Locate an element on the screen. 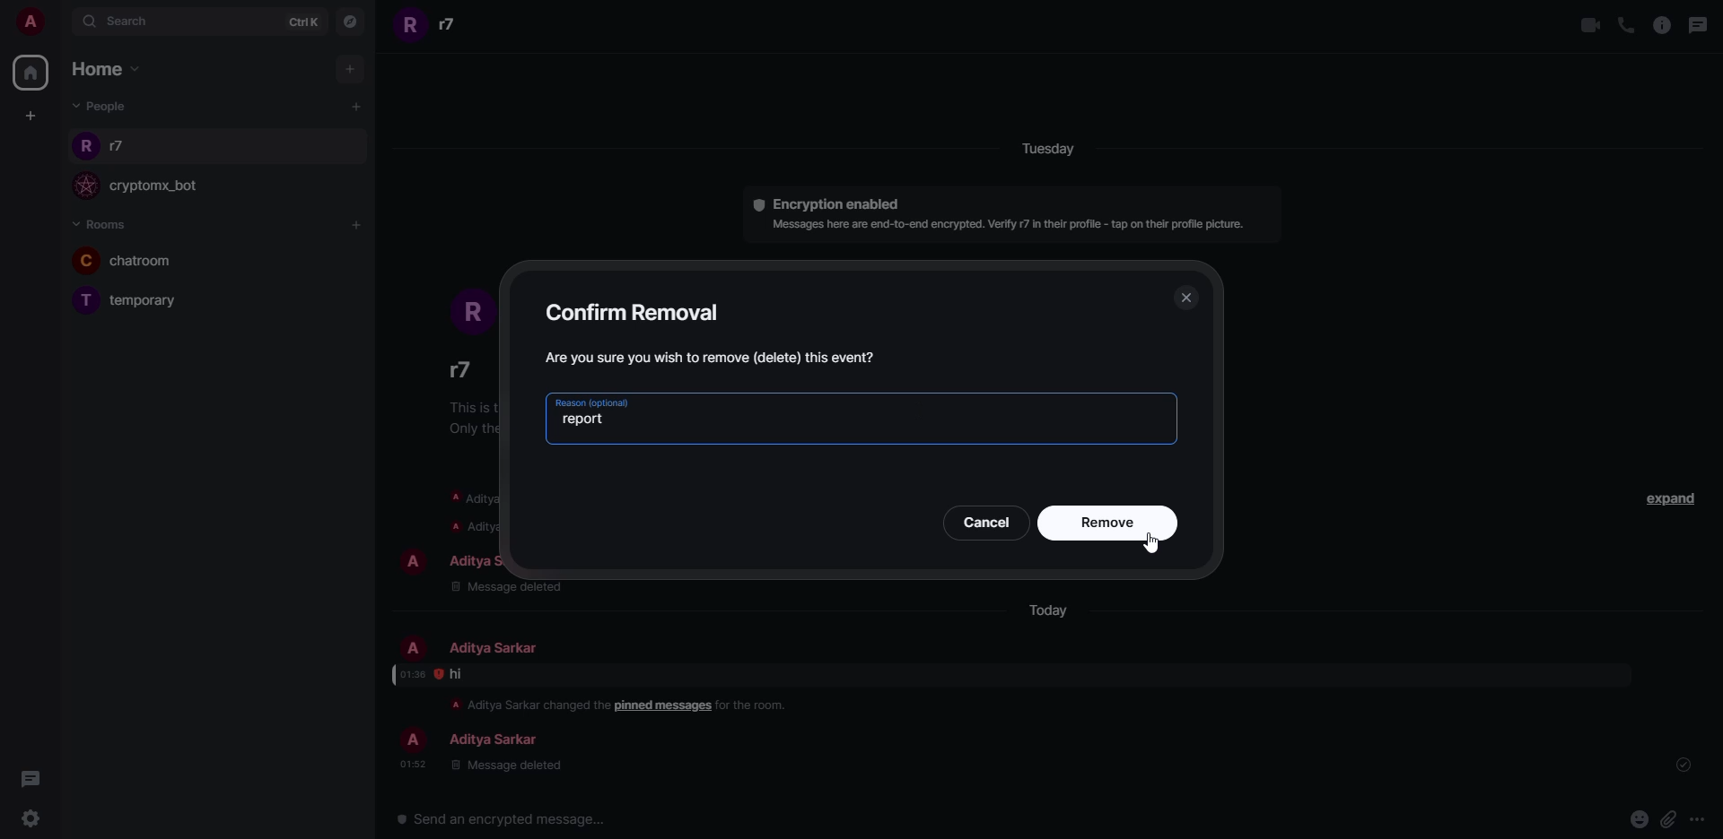 This screenshot has width=1723, height=839. cursor is located at coordinates (1153, 545).